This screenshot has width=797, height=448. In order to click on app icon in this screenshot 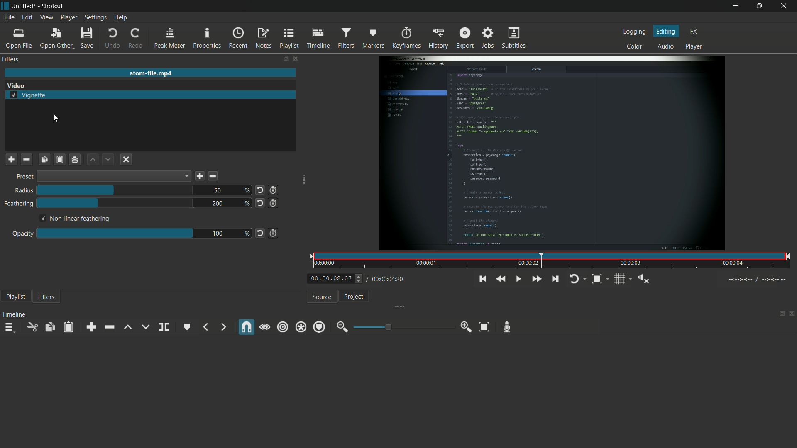, I will do `click(6, 7)`.